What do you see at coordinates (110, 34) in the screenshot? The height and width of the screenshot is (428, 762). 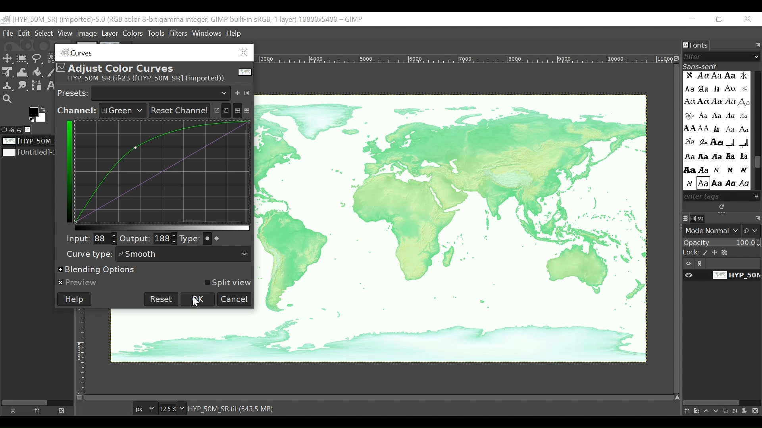 I see `` at bounding box center [110, 34].